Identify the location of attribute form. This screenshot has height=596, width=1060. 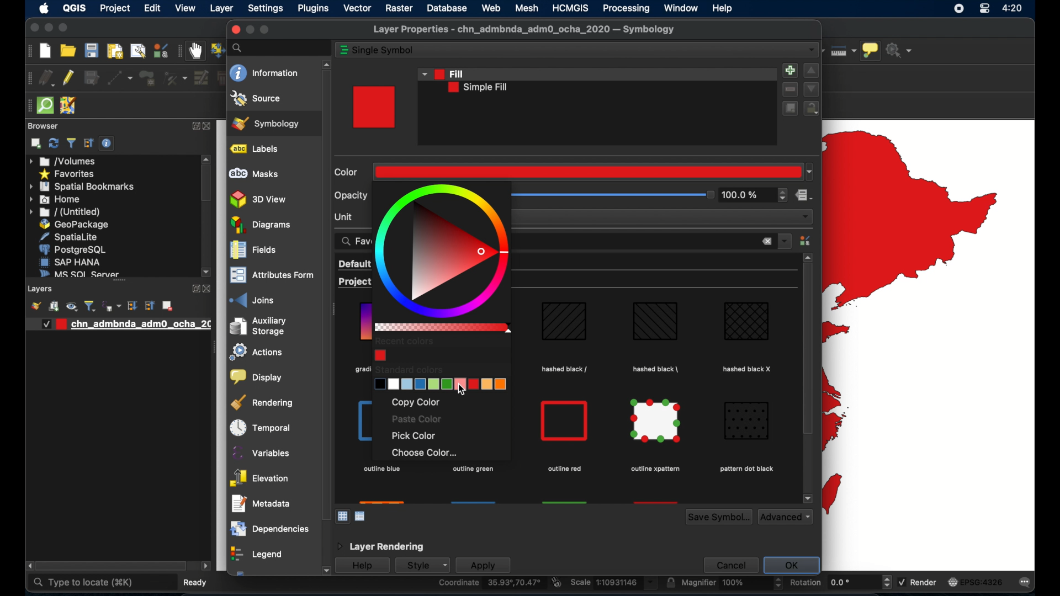
(269, 276).